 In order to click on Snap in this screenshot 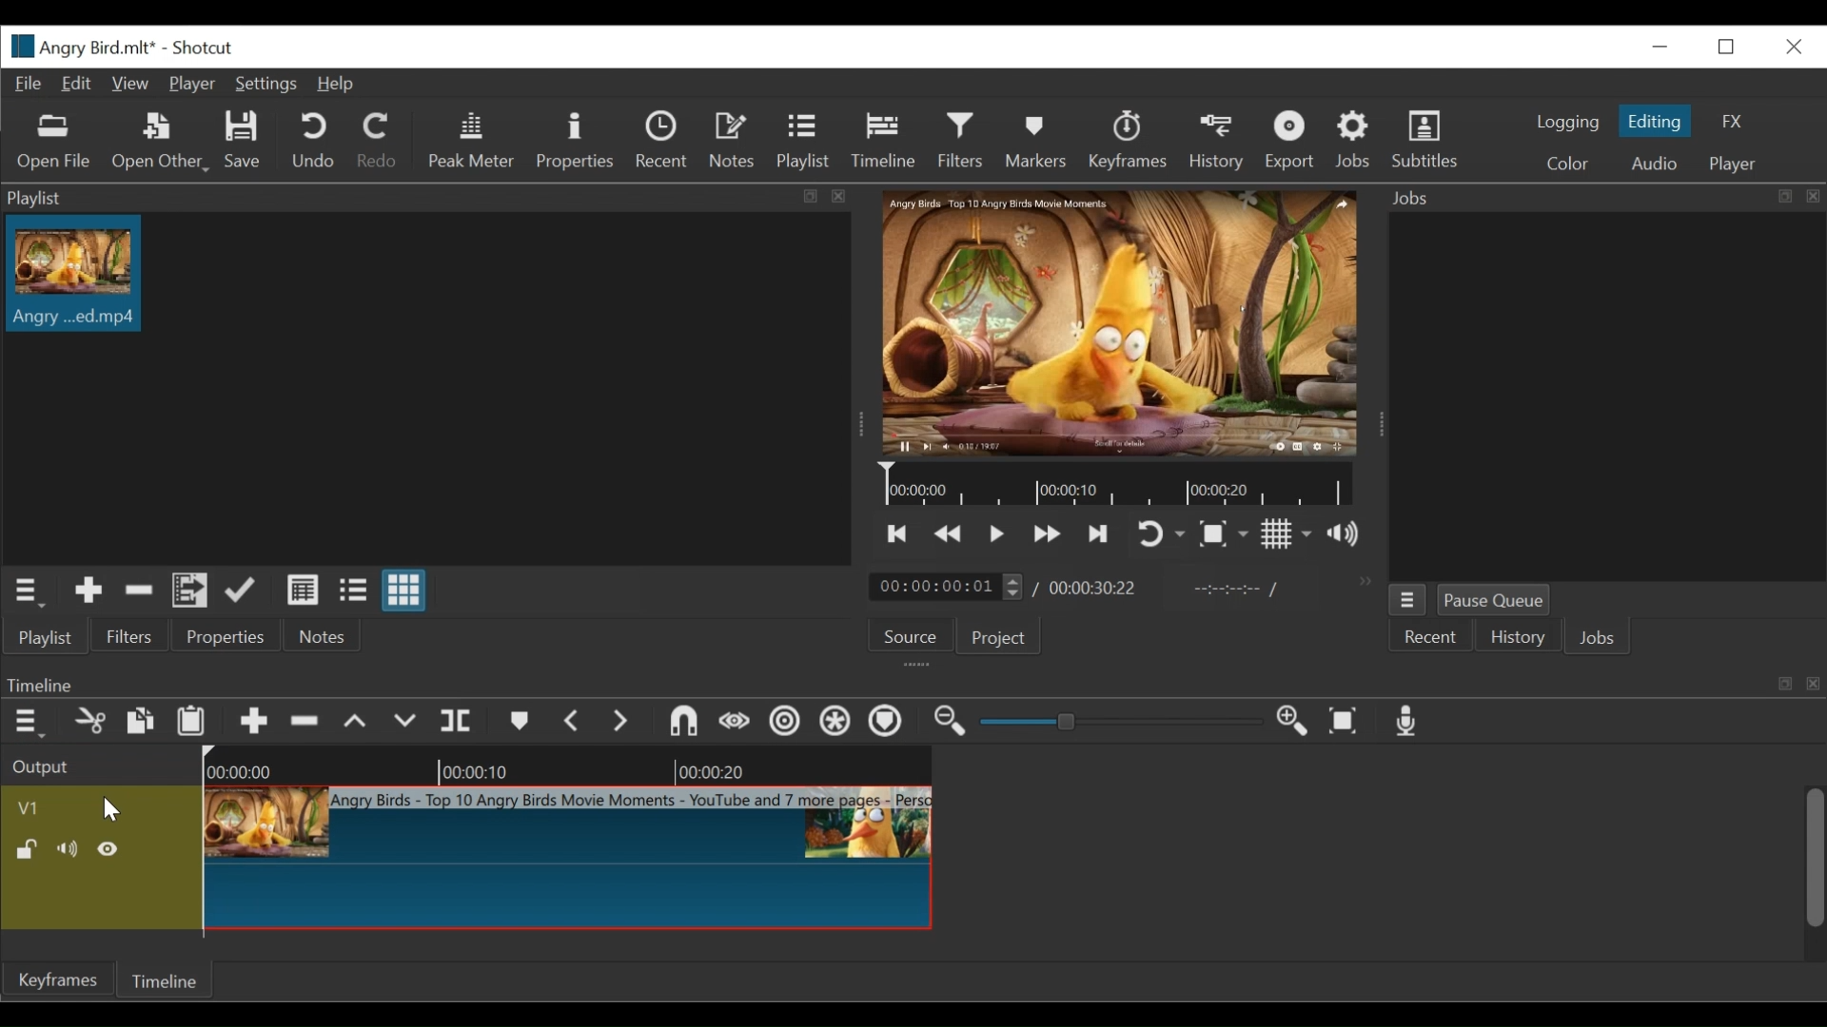, I will do `click(682, 724)`.